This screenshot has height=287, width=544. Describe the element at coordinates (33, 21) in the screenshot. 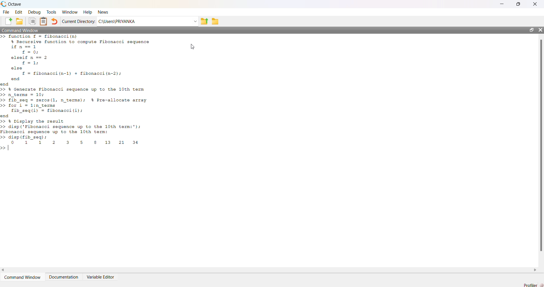

I see `copy` at that location.